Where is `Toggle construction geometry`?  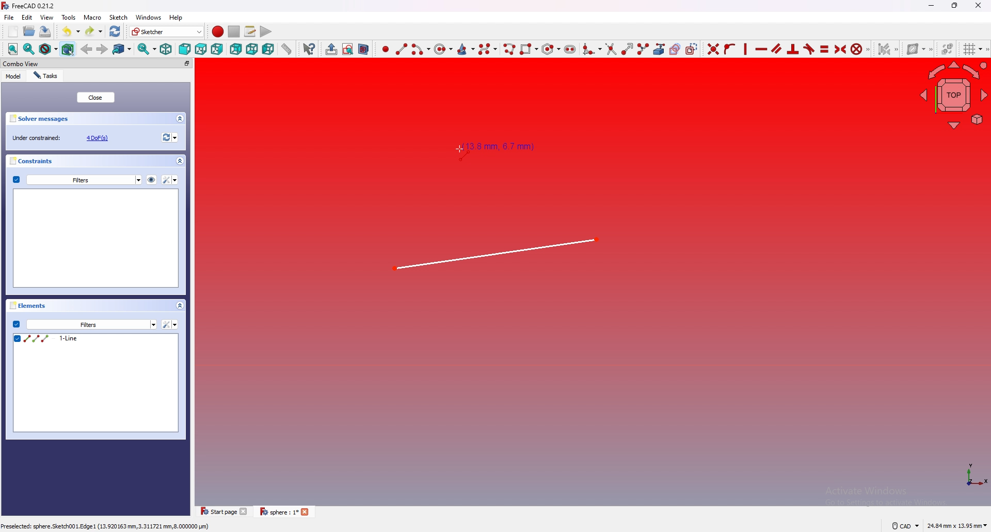 Toggle construction geometry is located at coordinates (692, 49).